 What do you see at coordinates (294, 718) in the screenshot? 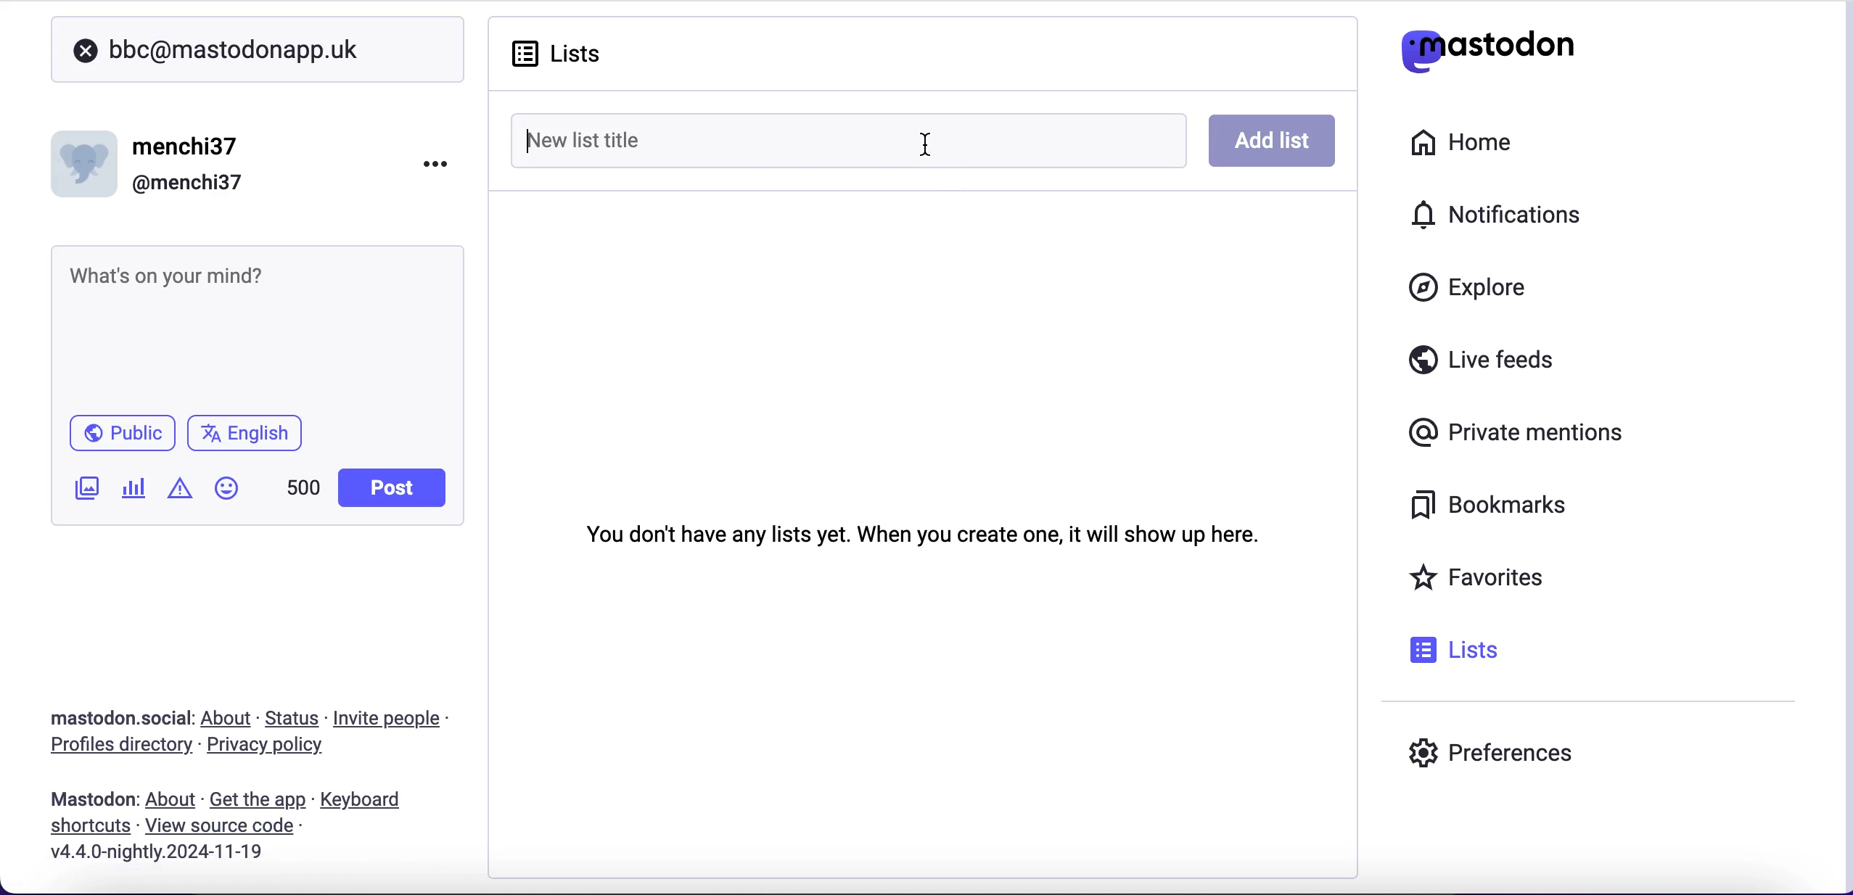
I see `status` at bounding box center [294, 718].